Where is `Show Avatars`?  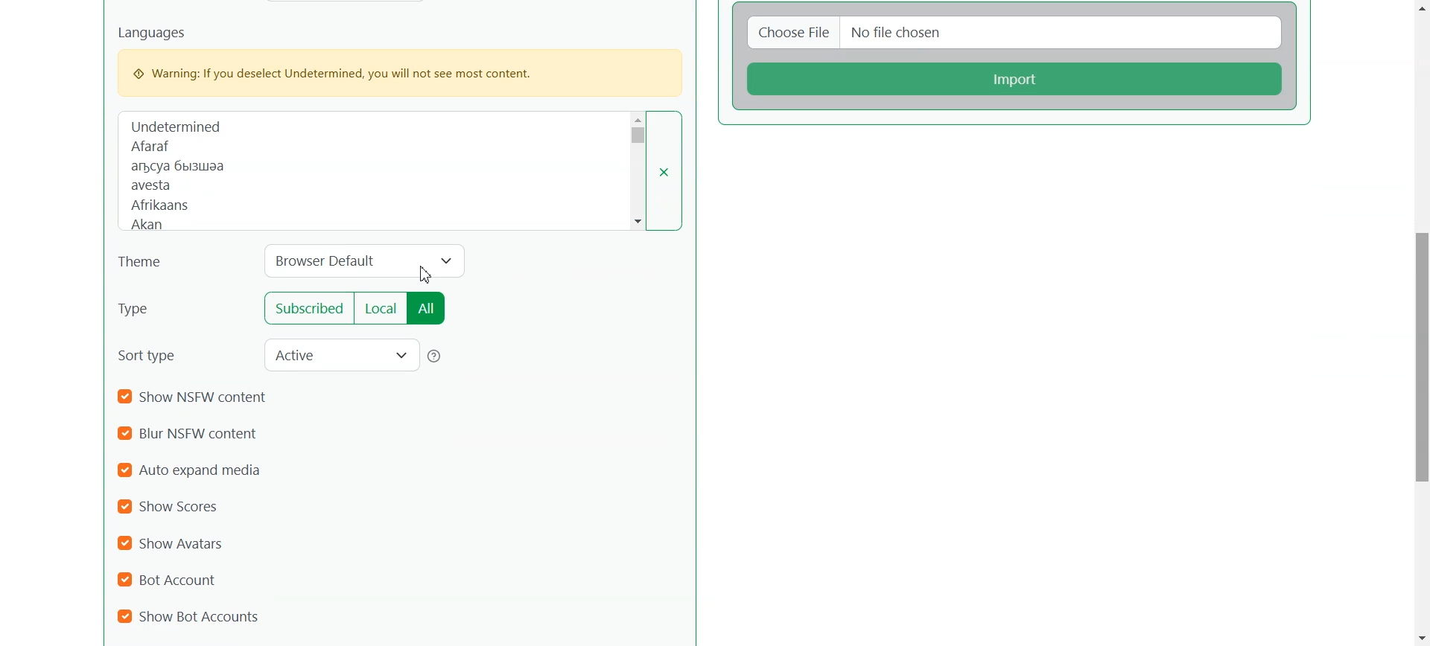
Show Avatars is located at coordinates (172, 543).